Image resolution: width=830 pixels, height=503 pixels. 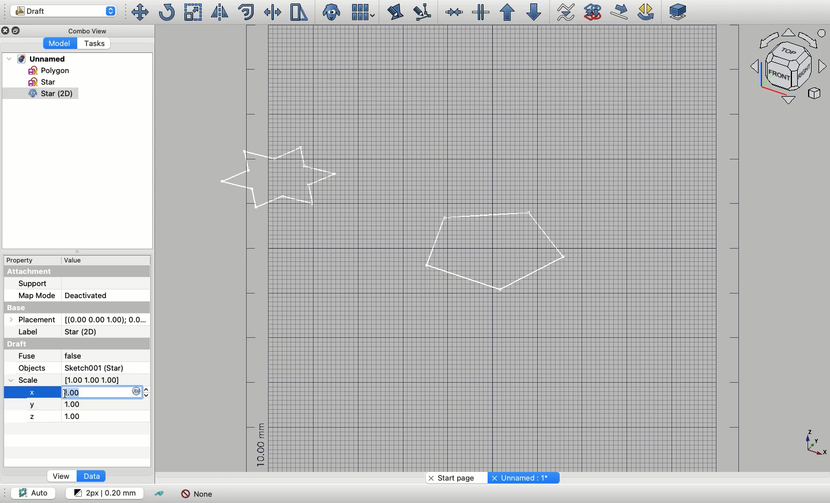 What do you see at coordinates (160, 494) in the screenshot?
I see `Toggle construction mode` at bounding box center [160, 494].